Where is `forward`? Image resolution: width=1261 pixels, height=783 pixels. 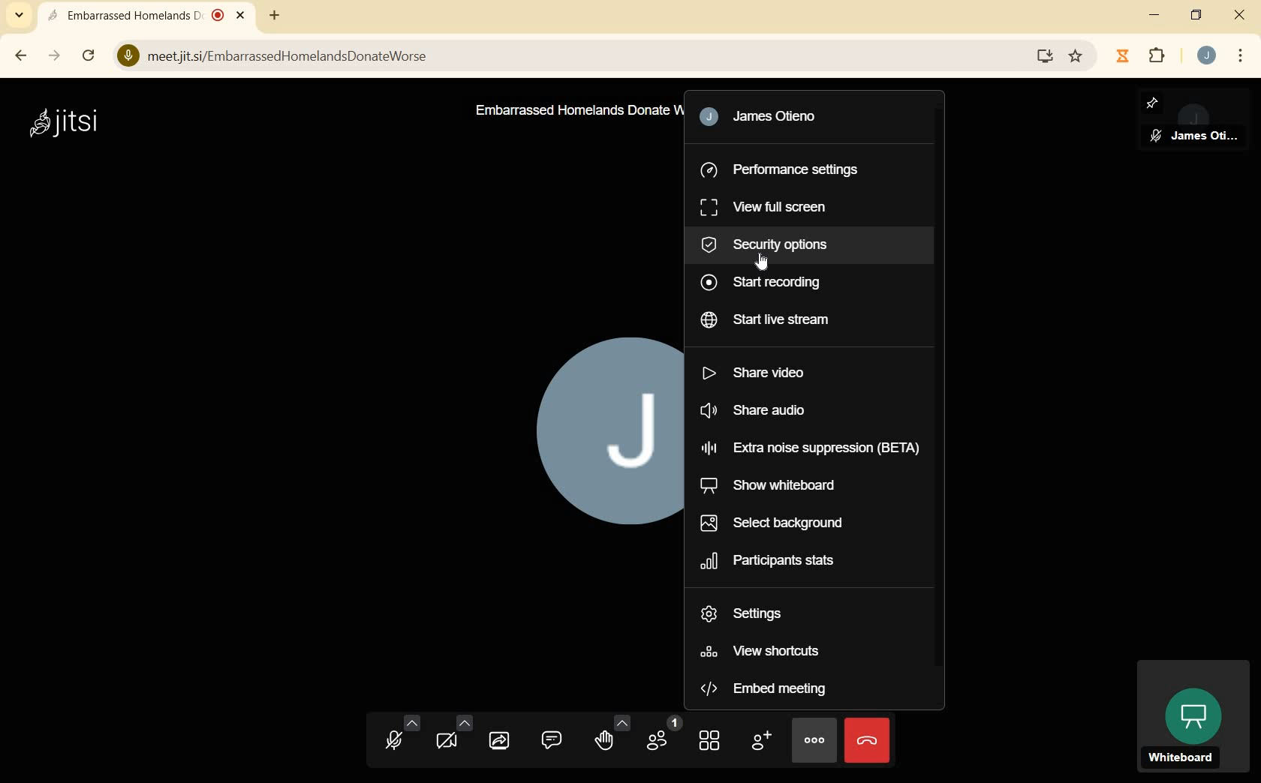 forward is located at coordinates (54, 56).